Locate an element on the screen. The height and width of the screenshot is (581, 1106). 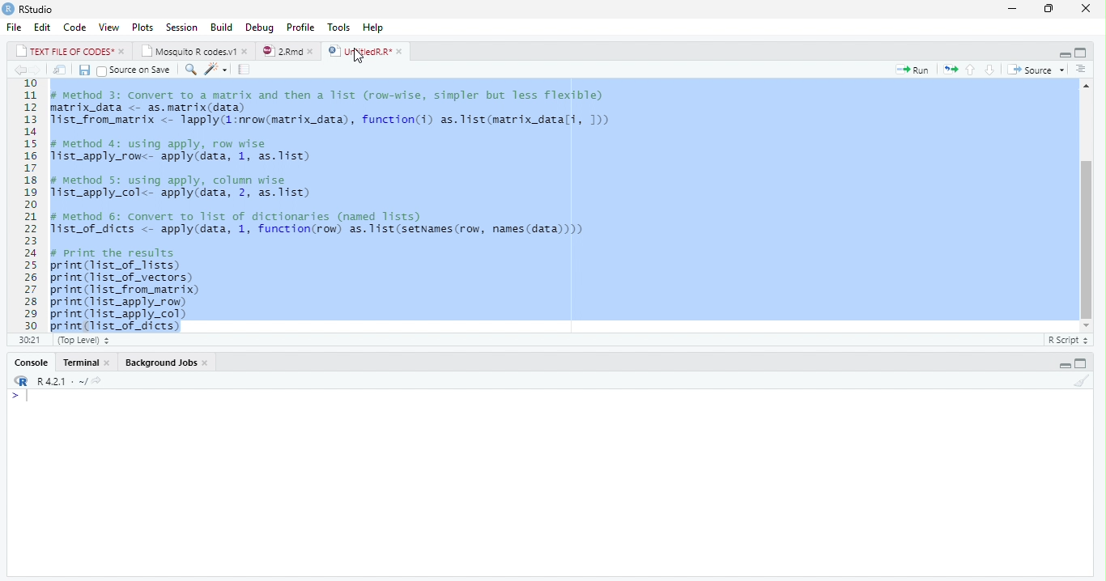
compile report is located at coordinates (246, 69).